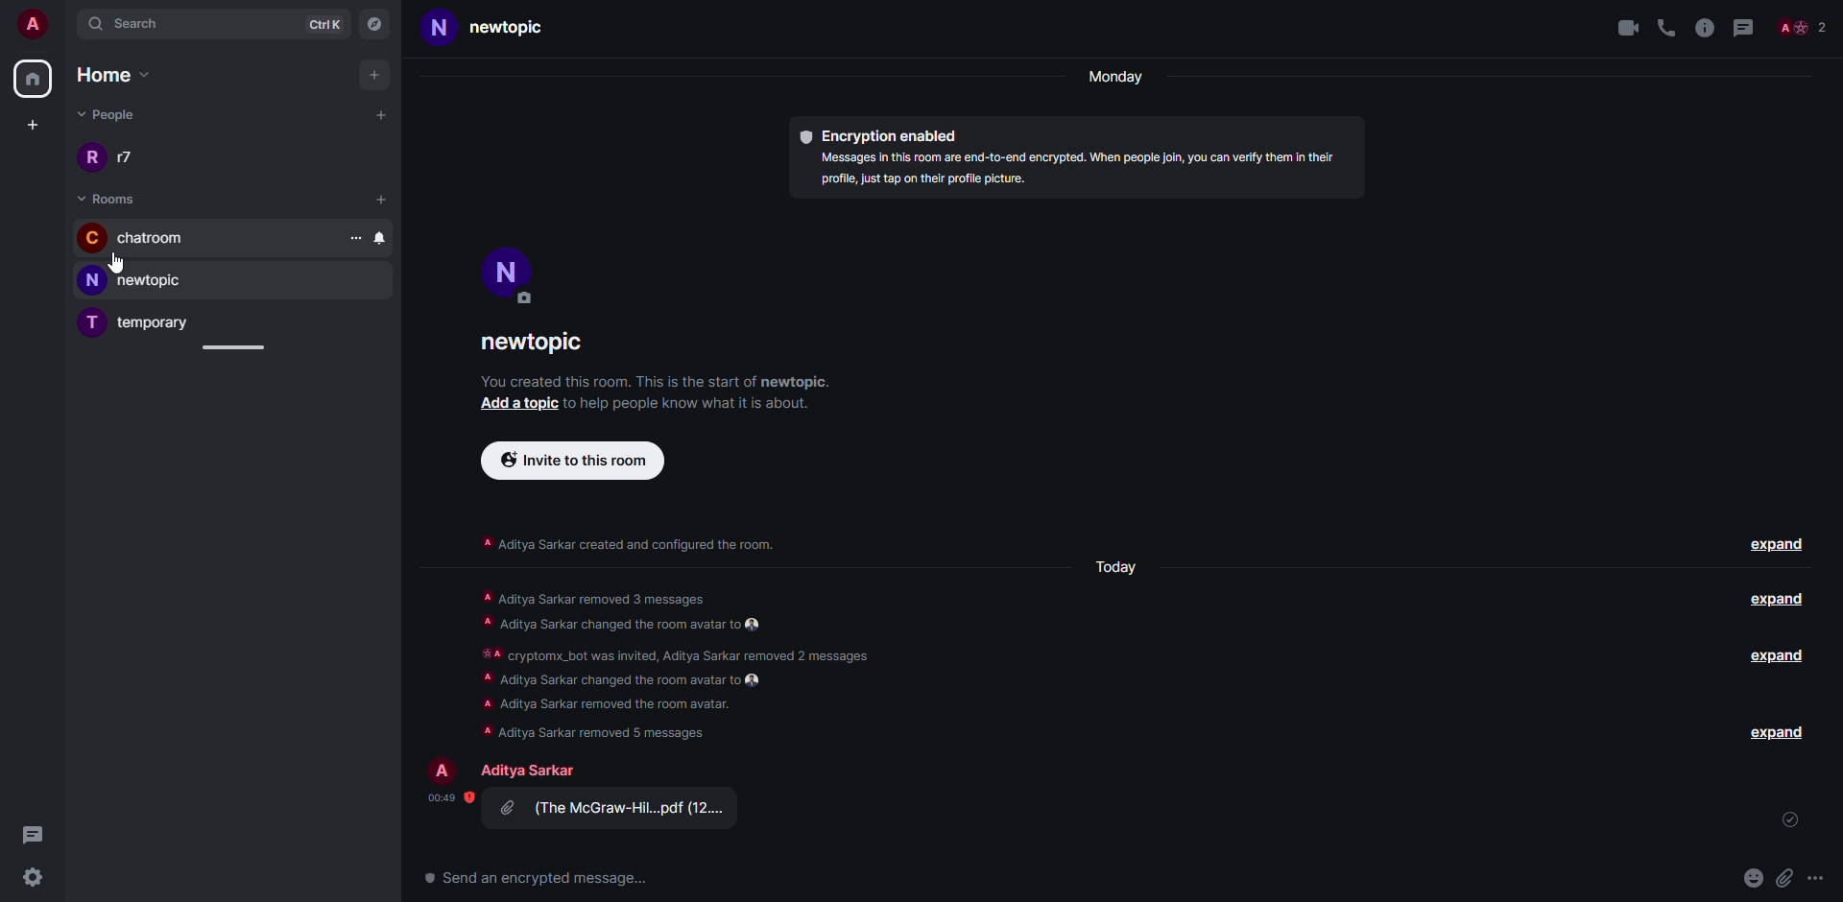 This screenshot has width=1843, height=902. I want to click on add, so click(384, 199).